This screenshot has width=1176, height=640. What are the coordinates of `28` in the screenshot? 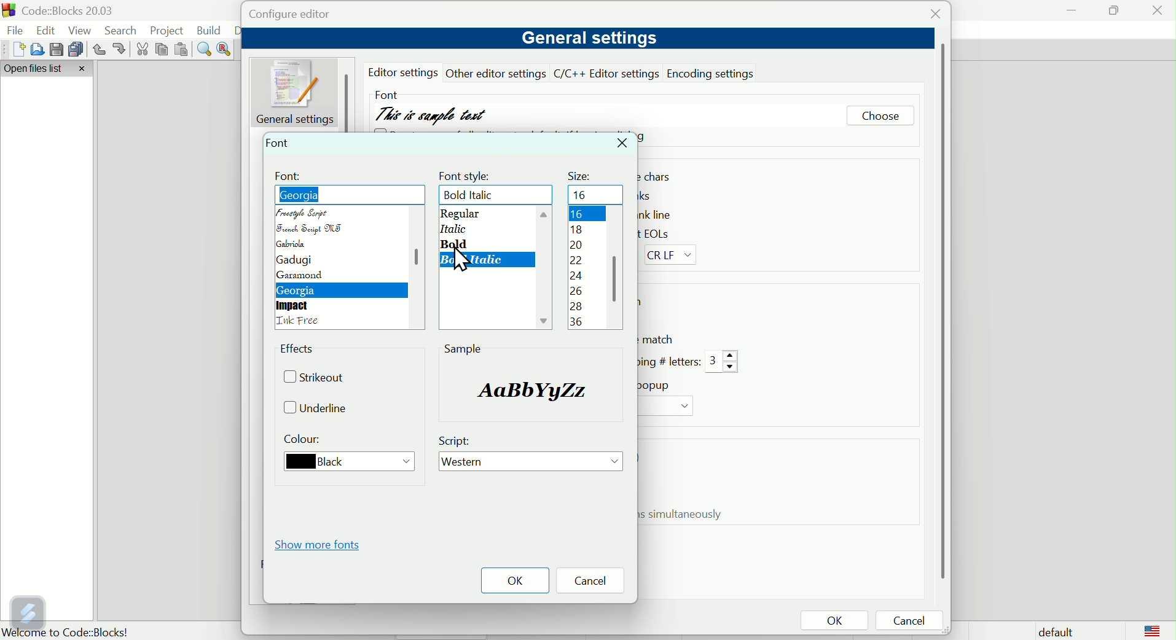 It's located at (576, 306).